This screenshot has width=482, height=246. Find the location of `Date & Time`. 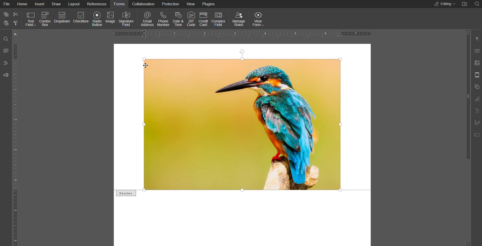

Date & Time is located at coordinates (179, 18).